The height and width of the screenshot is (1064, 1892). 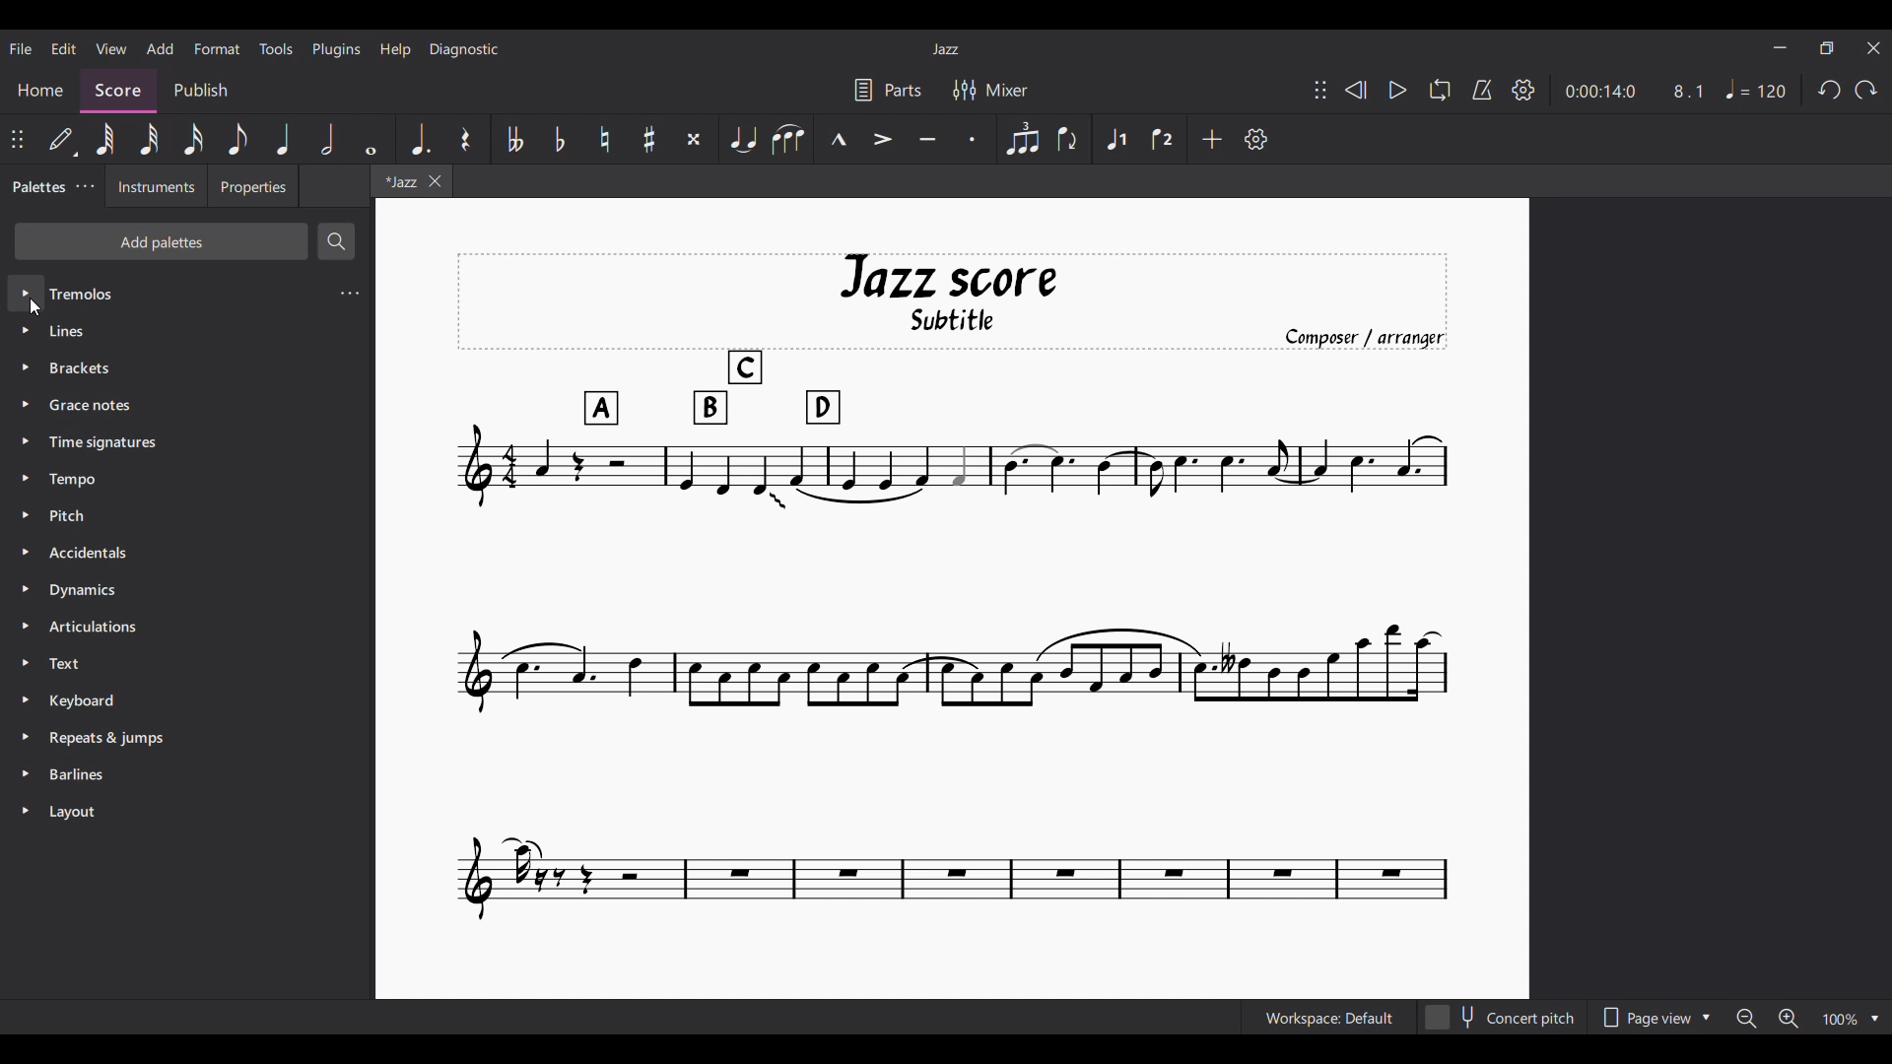 What do you see at coordinates (336, 241) in the screenshot?
I see `Search` at bounding box center [336, 241].